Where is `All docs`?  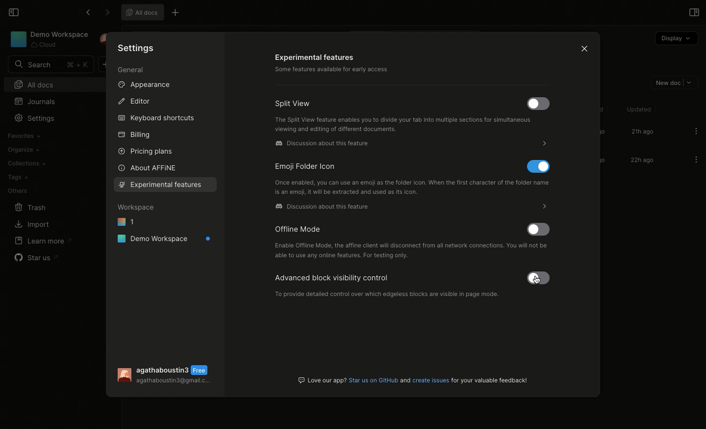 All docs is located at coordinates (141, 12).